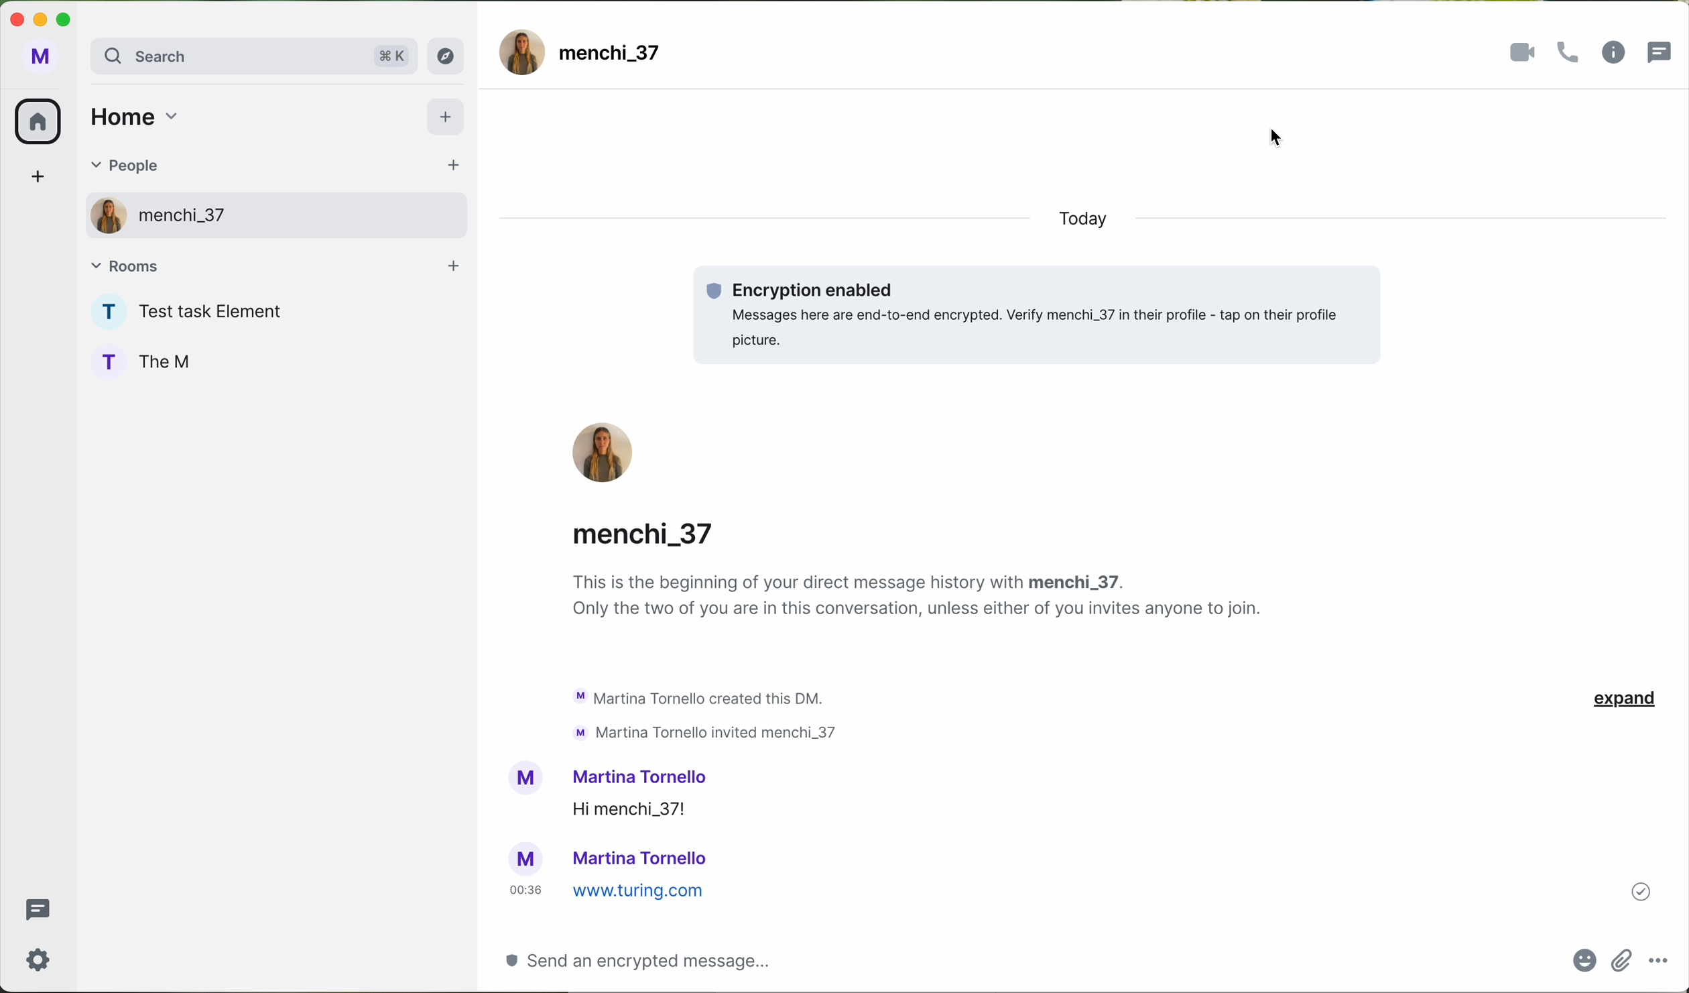 This screenshot has height=993, width=1689. Describe the element at coordinates (527, 856) in the screenshot. I see `user` at that location.